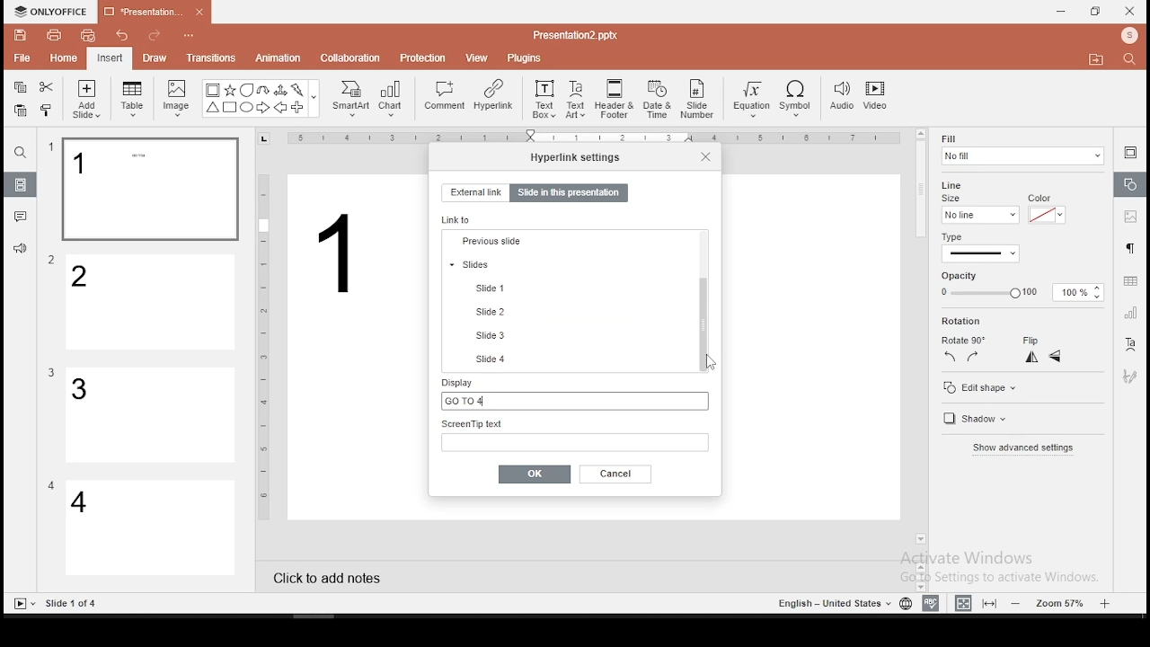  I want to click on , so click(1126, 376).